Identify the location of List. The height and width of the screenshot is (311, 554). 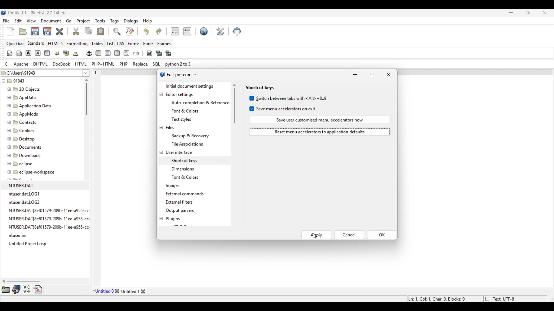
(110, 43).